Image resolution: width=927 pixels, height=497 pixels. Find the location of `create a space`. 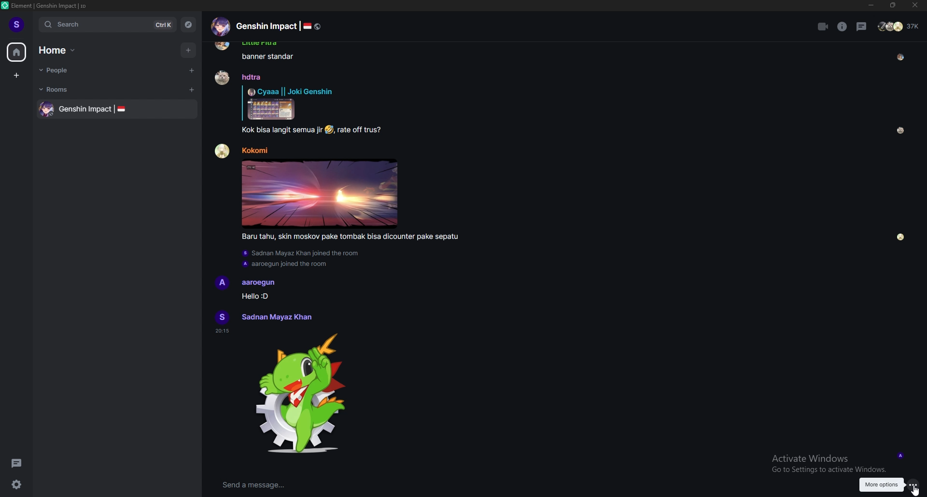

create a space is located at coordinates (17, 75).